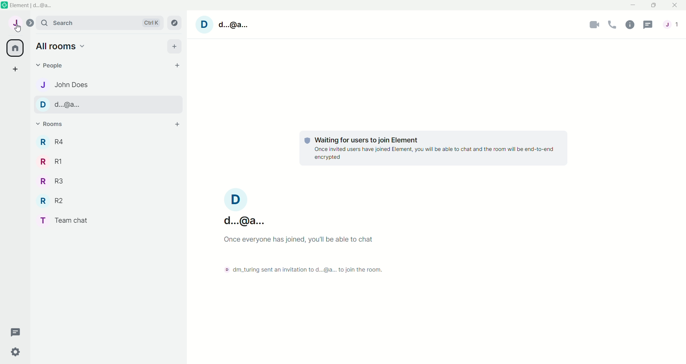 The height and width of the screenshot is (364, 686). I want to click on Rooms, so click(52, 124).